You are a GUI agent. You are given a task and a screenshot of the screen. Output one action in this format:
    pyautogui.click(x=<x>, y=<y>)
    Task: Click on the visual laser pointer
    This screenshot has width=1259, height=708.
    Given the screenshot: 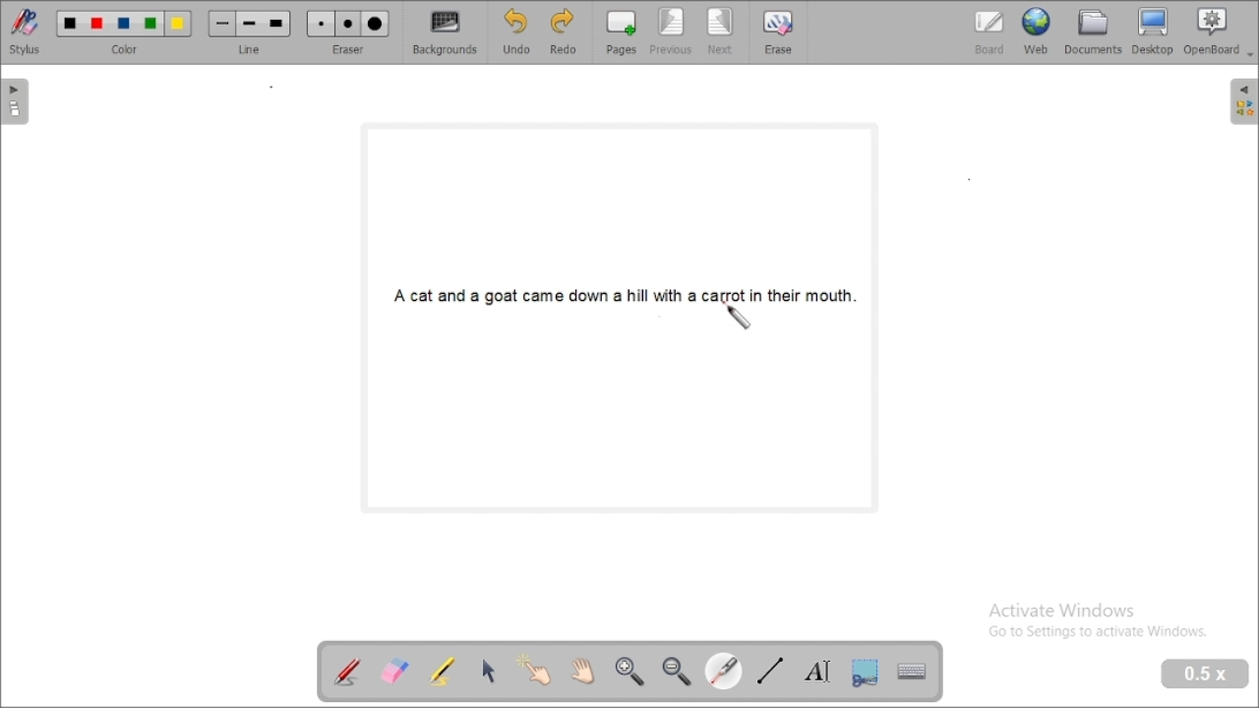 What is the action you would take?
    pyautogui.click(x=723, y=670)
    